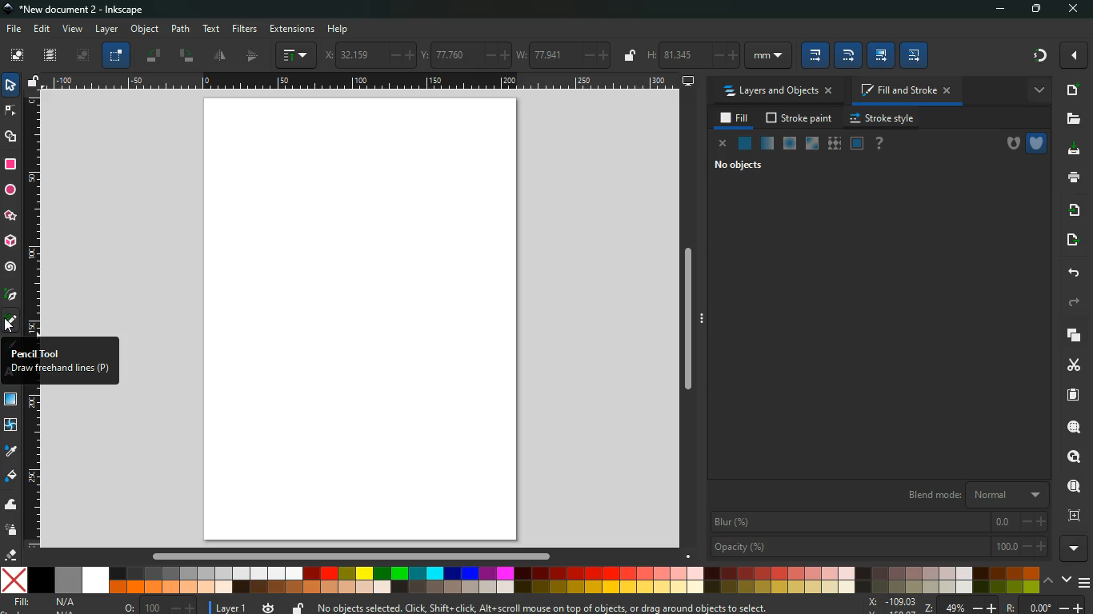 The width and height of the screenshot is (1093, 614). Describe the element at coordinates (10, 295) in the screenshot. I see `pic` at that location.